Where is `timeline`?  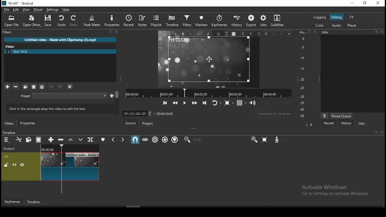 timeline is located at coordinates (172, 21).